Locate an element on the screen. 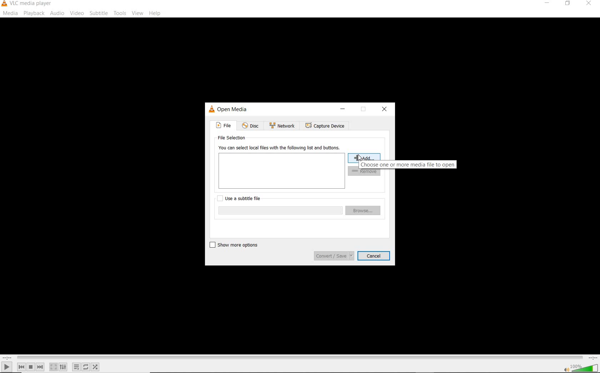 The width and height of the screenshot is (600, 373). audio is located at coordinates (58, 13).